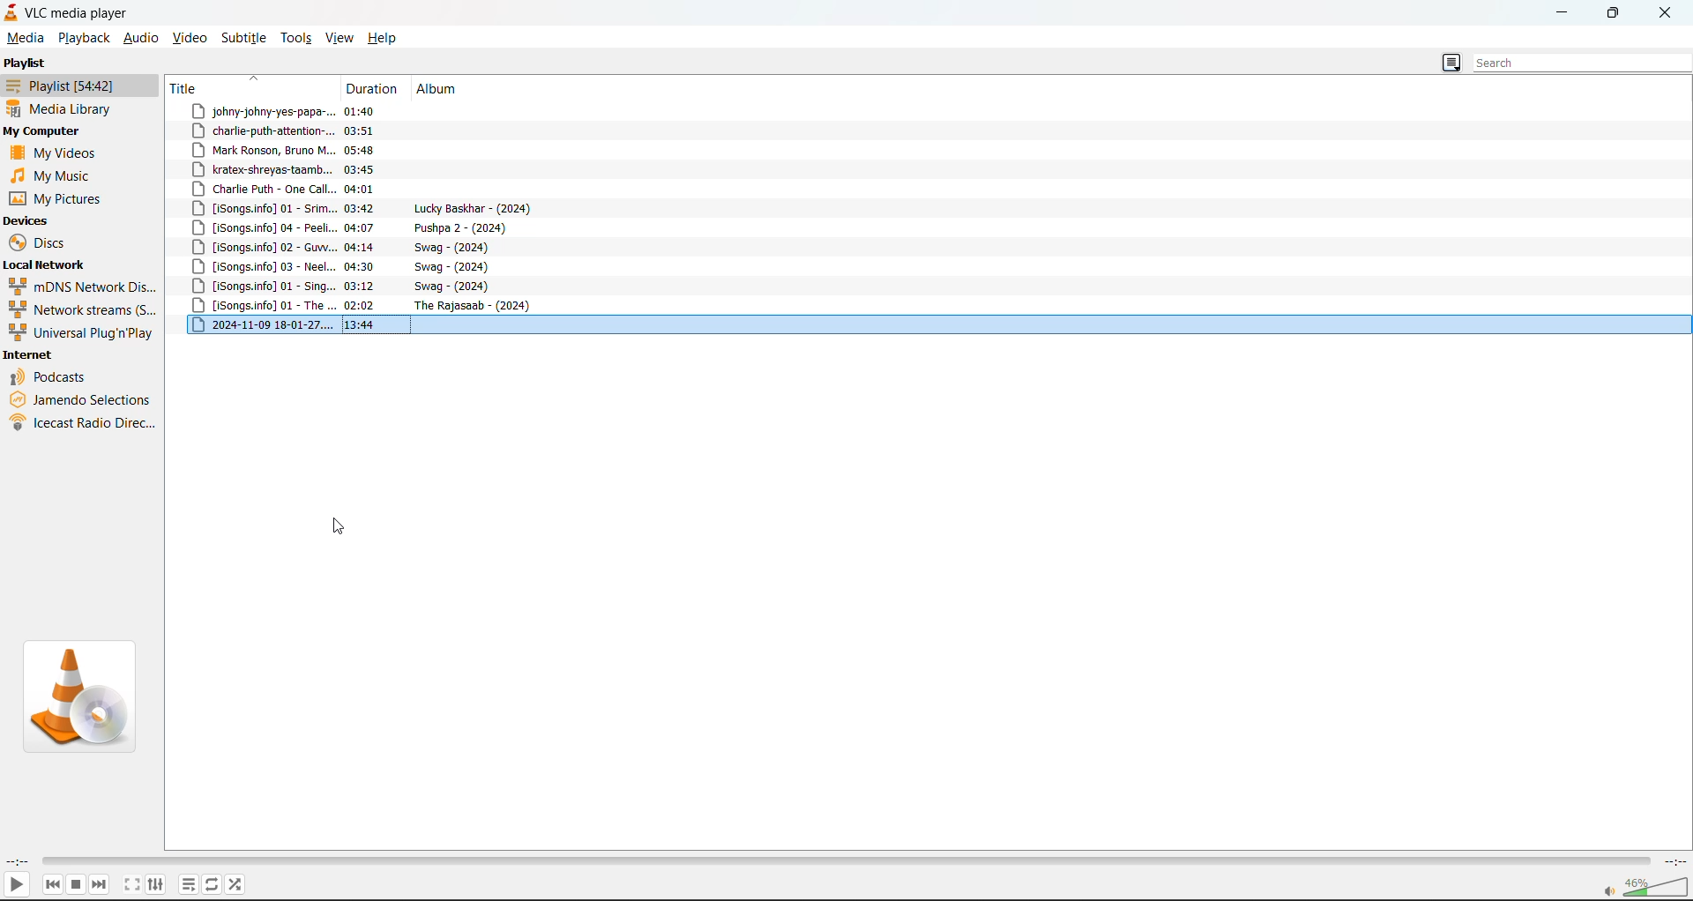  I want to click on search, so click(1582, 63).